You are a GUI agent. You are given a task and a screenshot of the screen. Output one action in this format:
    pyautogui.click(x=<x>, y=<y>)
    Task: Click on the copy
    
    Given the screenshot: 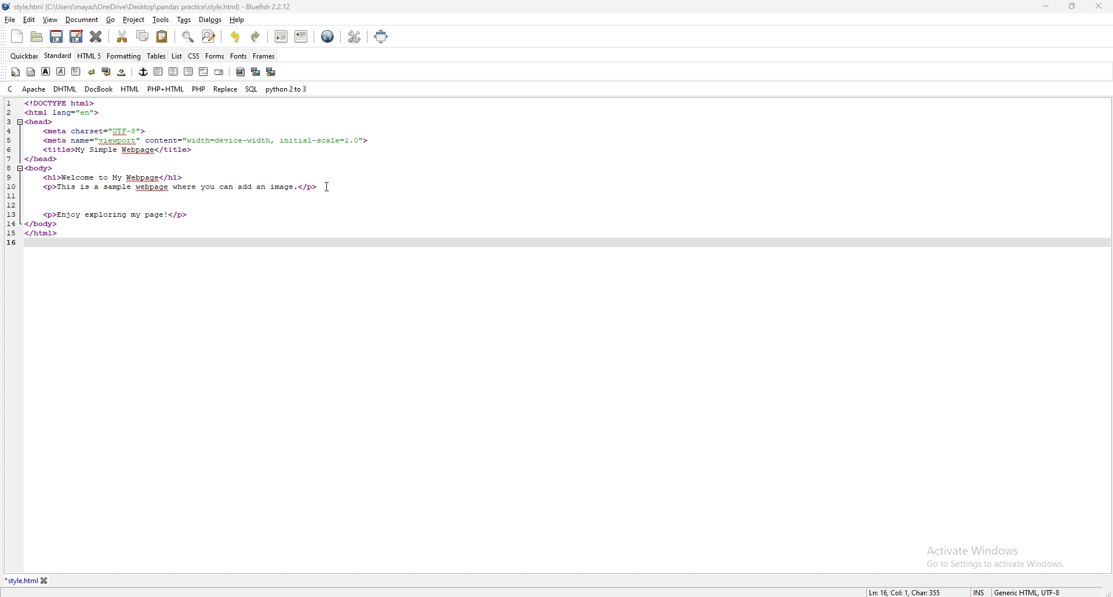 What is the action you would take?
    pyautogui.click(x=142, y=36)
    